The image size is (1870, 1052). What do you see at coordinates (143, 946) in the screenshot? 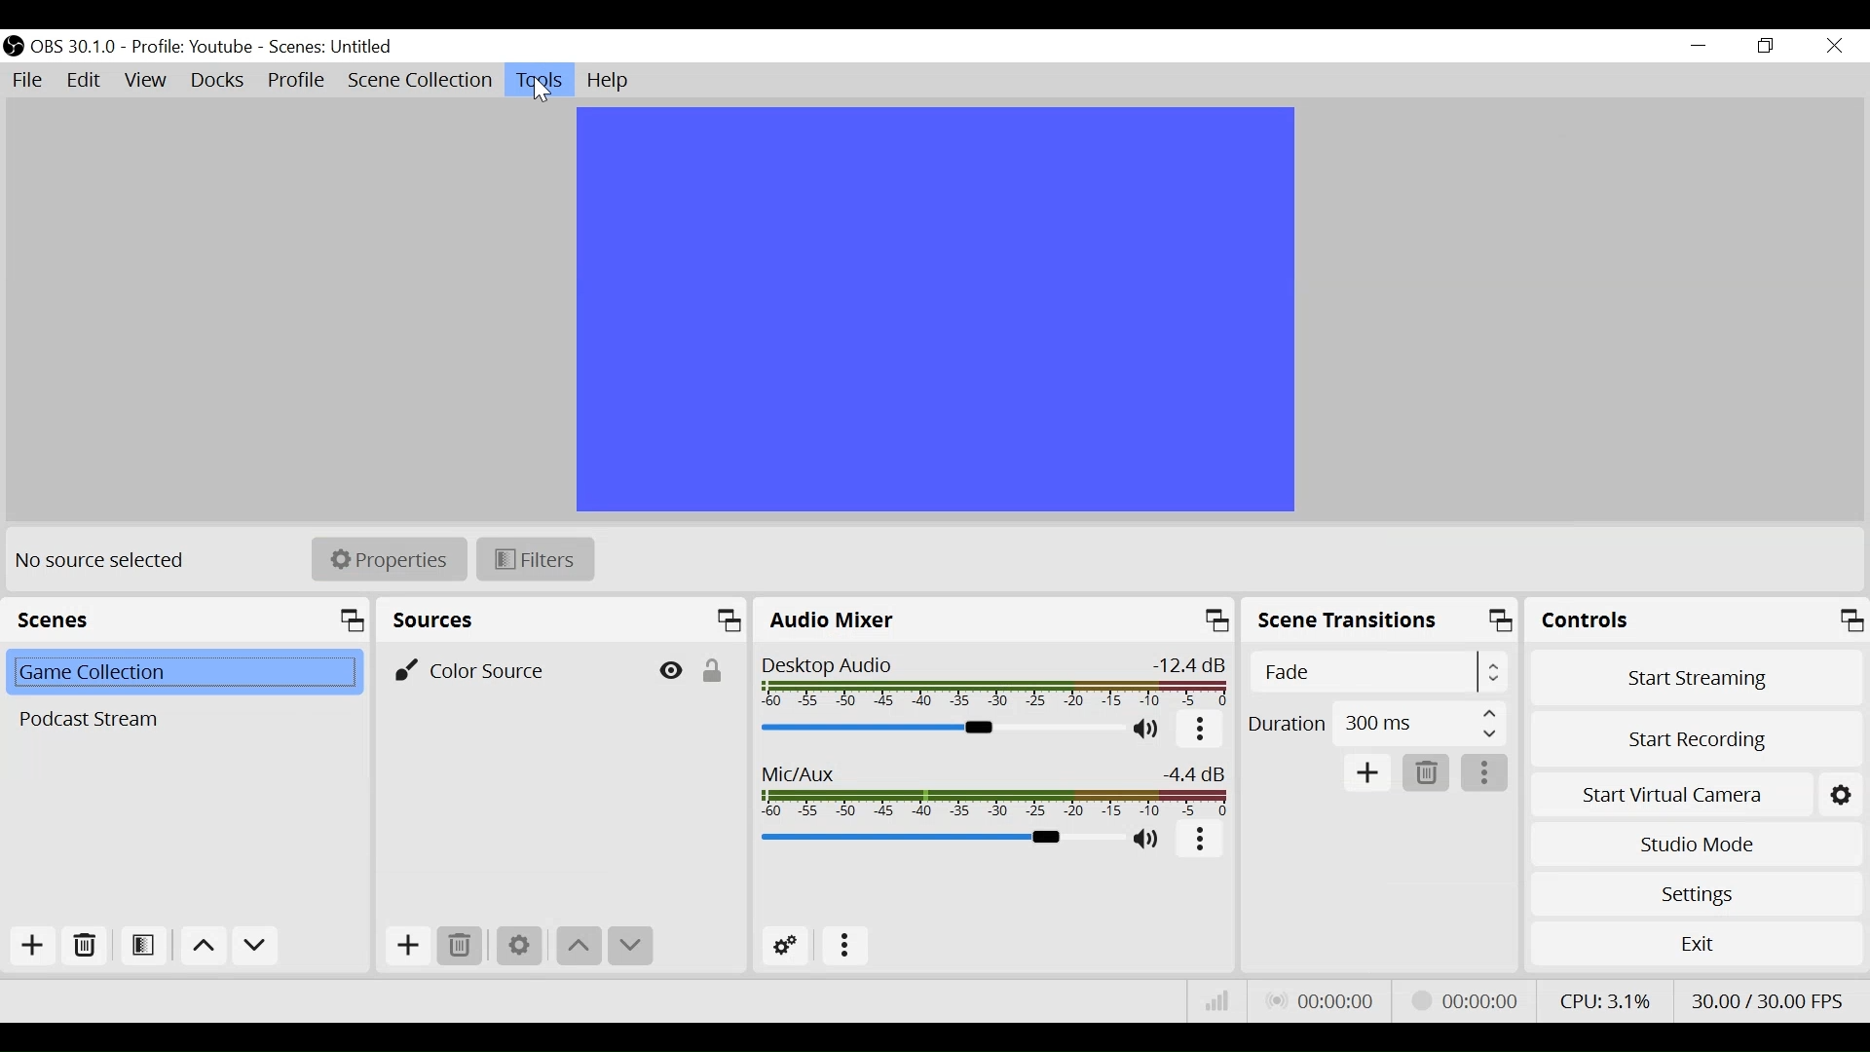
I see `Open Scene Filter` at bounding box center [143, 946].